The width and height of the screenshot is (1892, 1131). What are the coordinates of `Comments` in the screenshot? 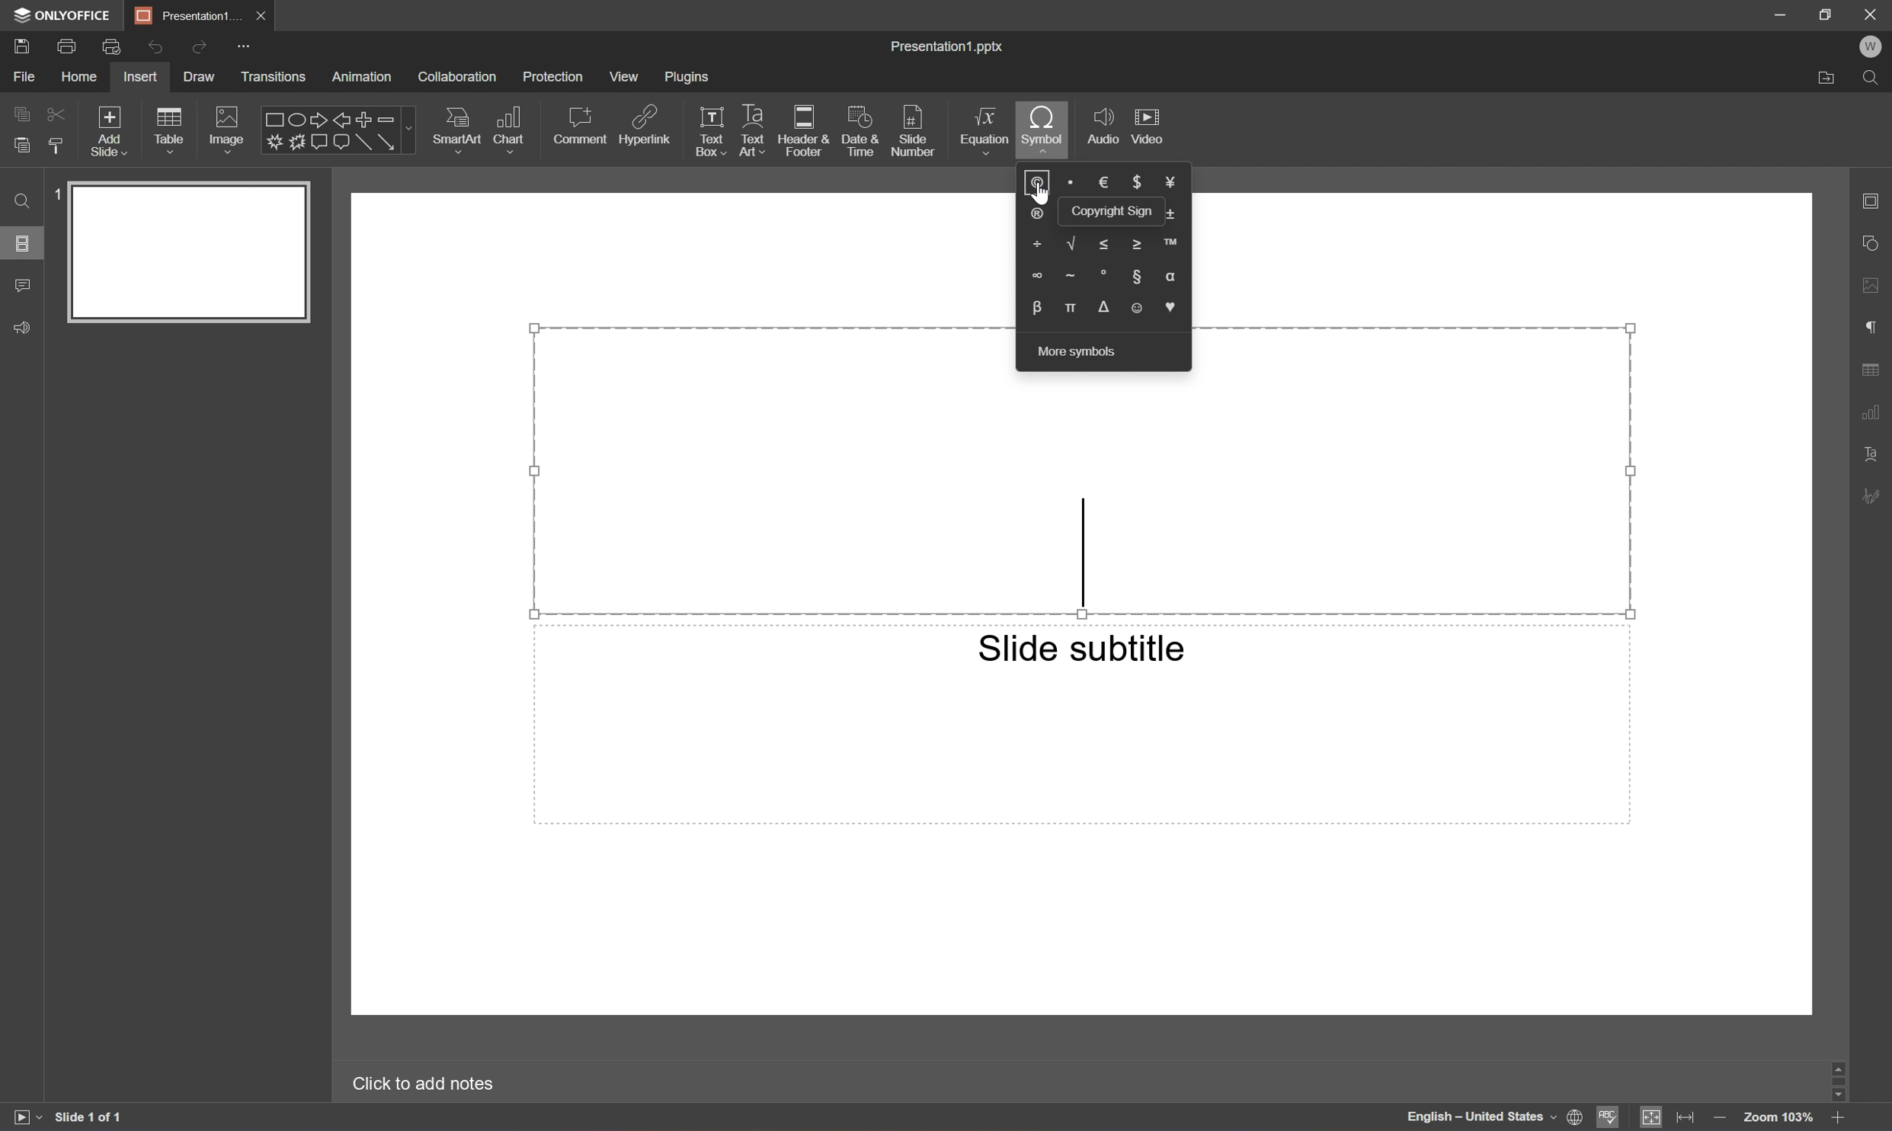 It's located at (24, 284).